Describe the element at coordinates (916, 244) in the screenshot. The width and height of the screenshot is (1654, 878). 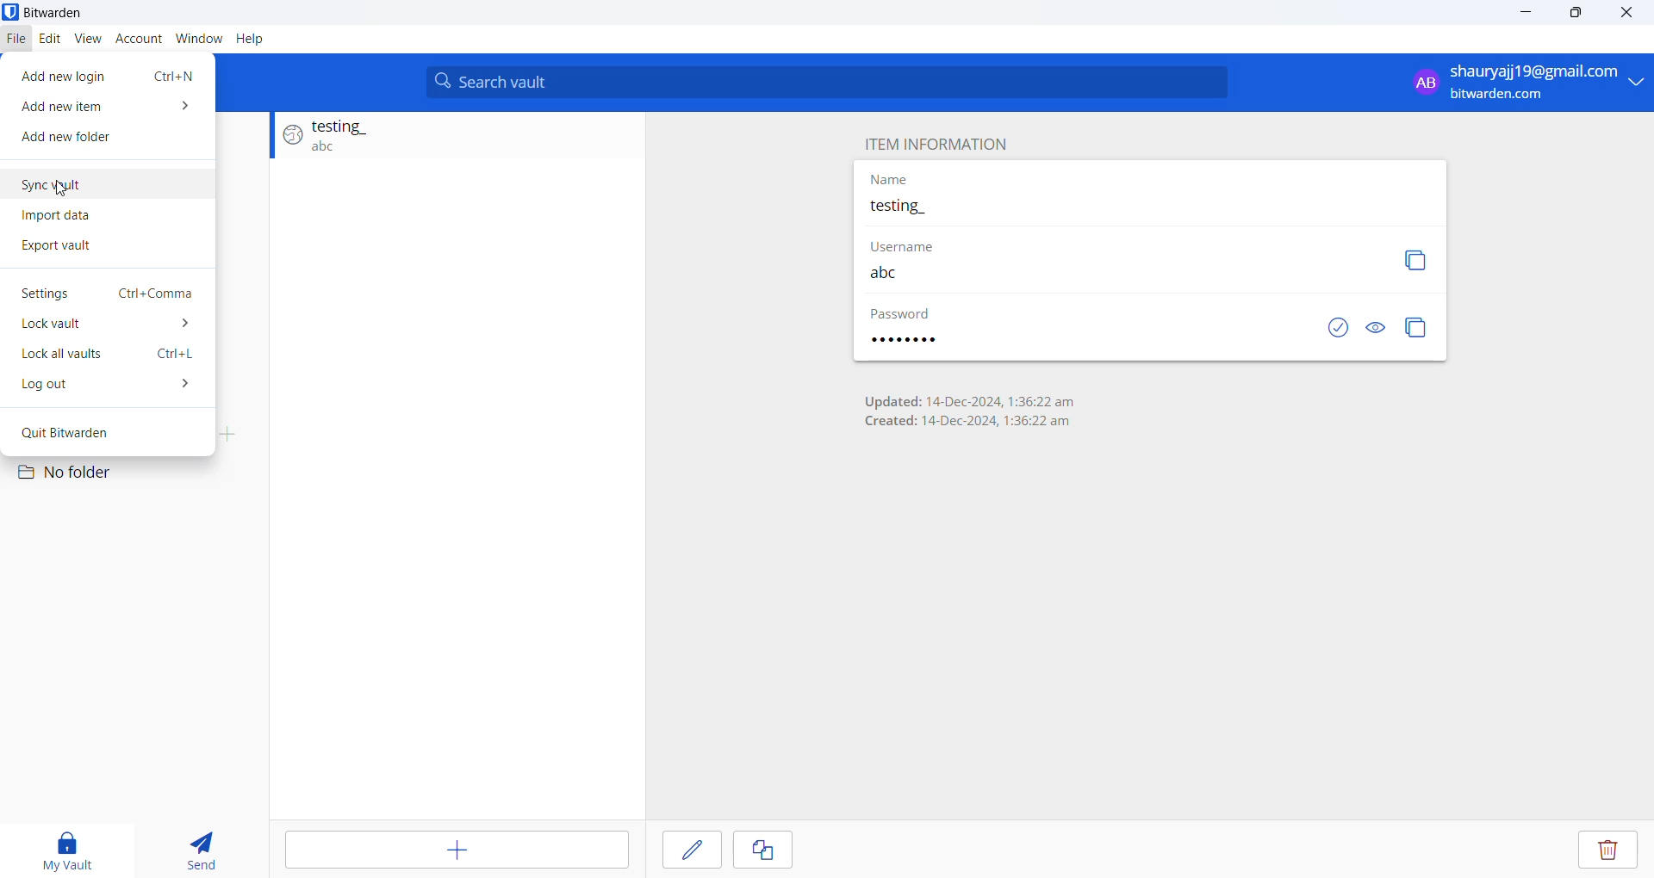
I see `Username heading` at that location.